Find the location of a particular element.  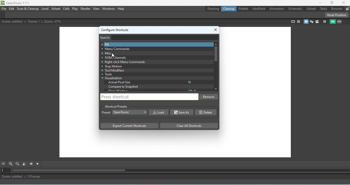

Actual pixel size is located at coordinates (153, 83).